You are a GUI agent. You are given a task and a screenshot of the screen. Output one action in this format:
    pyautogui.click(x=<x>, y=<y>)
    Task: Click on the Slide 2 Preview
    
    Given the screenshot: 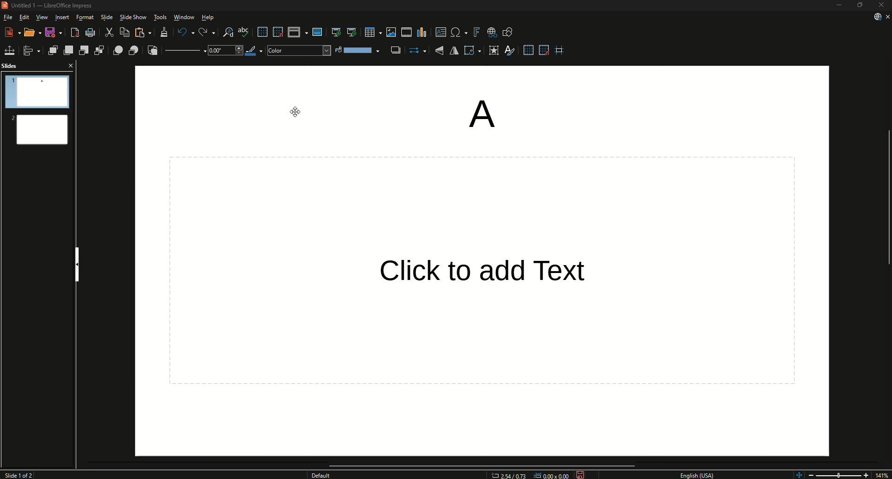 What is the action you would take?
    pyautogui.click(x=41, y=132)
    